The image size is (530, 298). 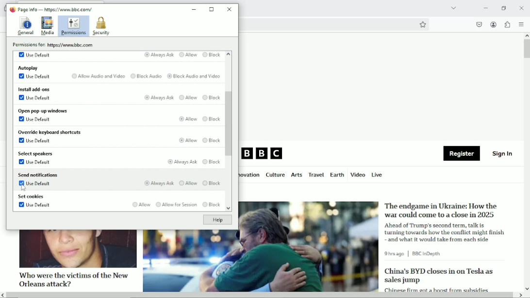 I want to click on Use default, so click(x=35, y=163).